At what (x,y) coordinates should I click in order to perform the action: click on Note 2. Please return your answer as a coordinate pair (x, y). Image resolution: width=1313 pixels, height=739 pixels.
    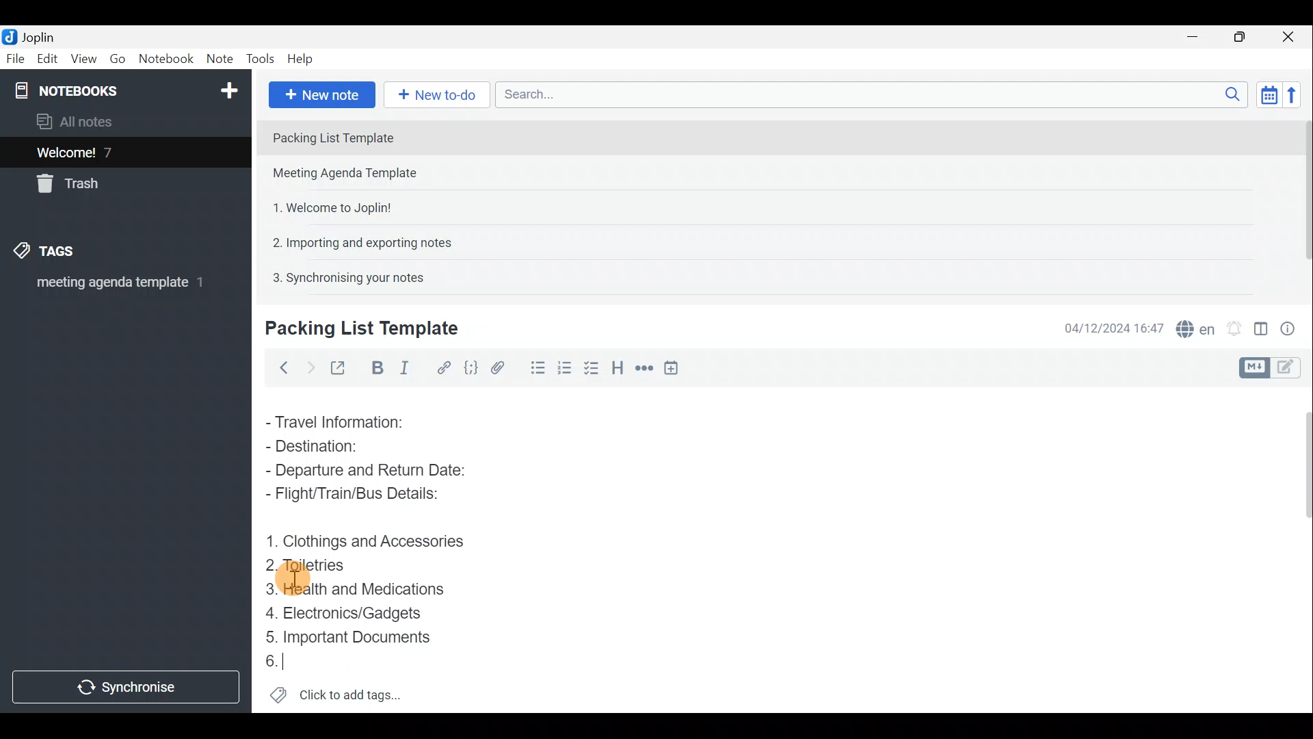
    Looking at the image, I should click on (358, 174).